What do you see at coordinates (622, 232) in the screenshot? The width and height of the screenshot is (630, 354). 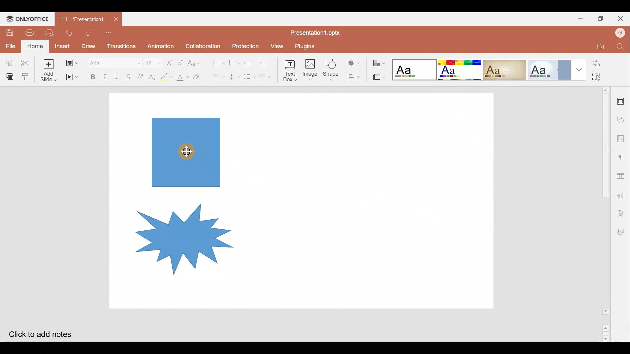 I see `Signature settings` at bounding box center [622, 232].